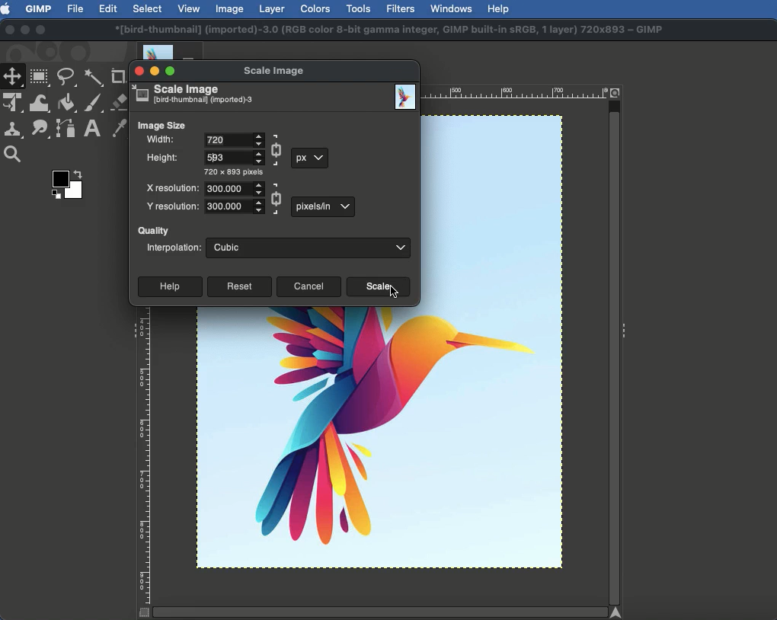 This screenshot has height=620, width=777. Describe the element at coordinates (41, 30) in the screenshot. I see `Maximize` at that location.